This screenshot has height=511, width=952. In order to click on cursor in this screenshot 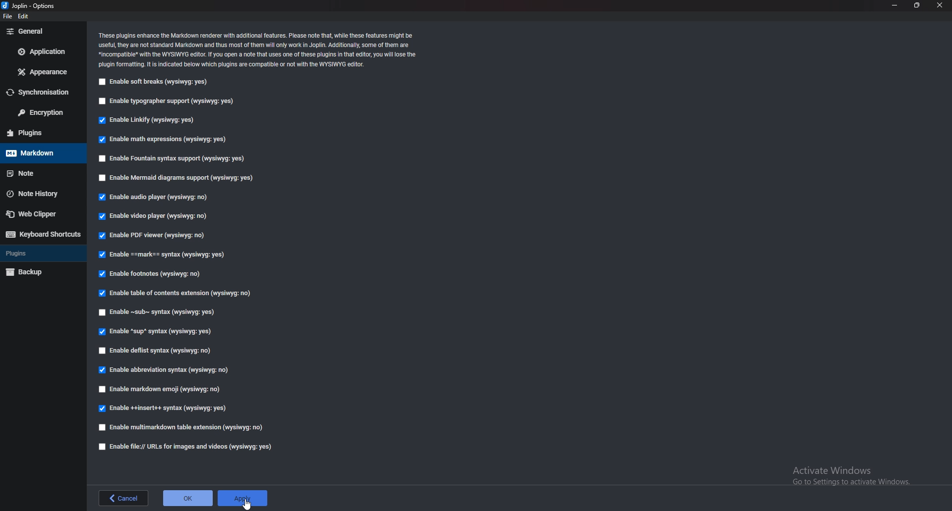, I will do `click(245, 503)`.